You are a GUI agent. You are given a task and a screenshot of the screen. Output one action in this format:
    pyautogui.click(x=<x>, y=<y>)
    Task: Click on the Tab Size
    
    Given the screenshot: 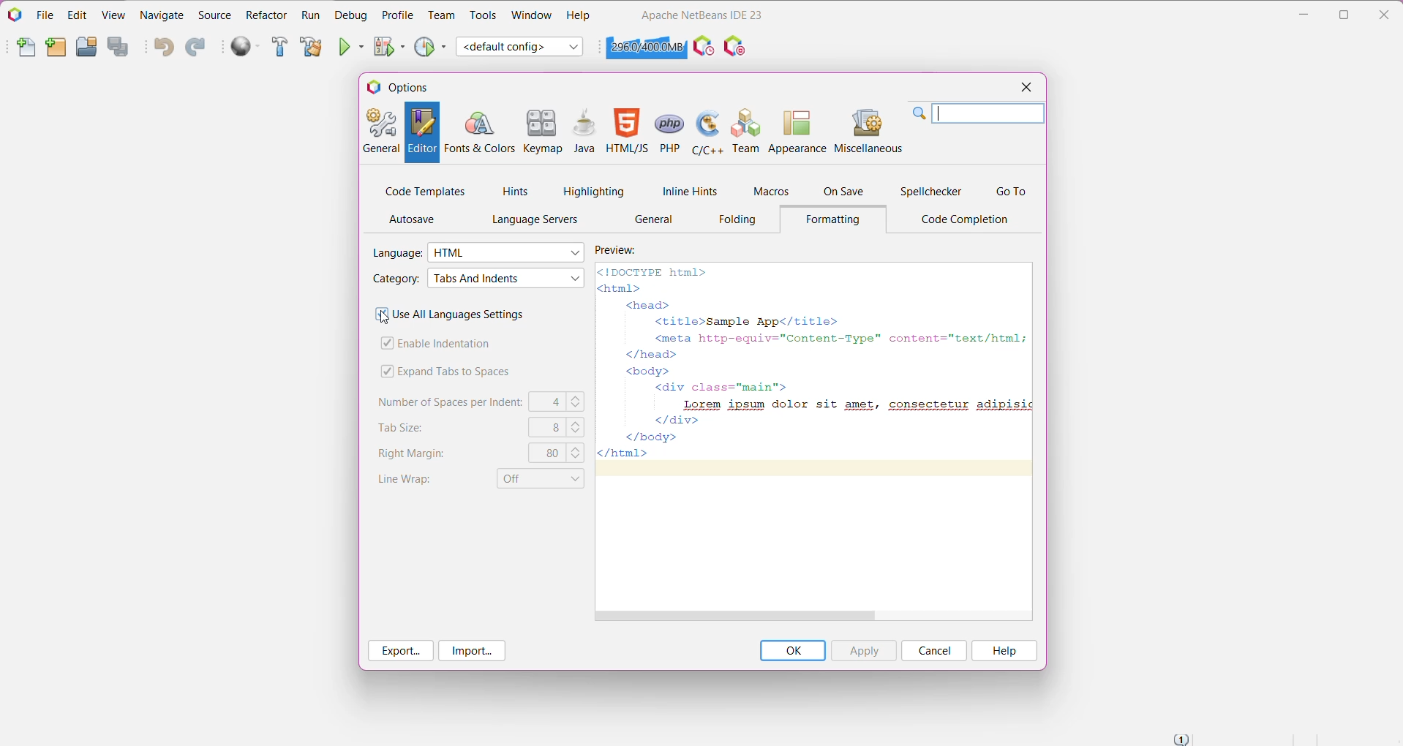 What is the action you would take?
    pyautogui.click(x=402, y=427)
    